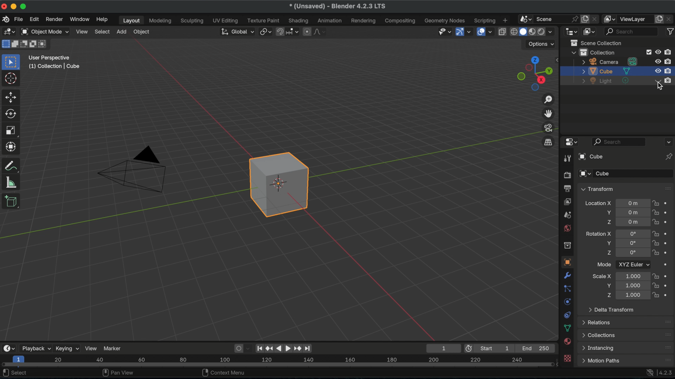  What do you see at coordinates (486, 31) in the screenshot?
I see `show overlays dropdown` at bounding box center [486, 31].